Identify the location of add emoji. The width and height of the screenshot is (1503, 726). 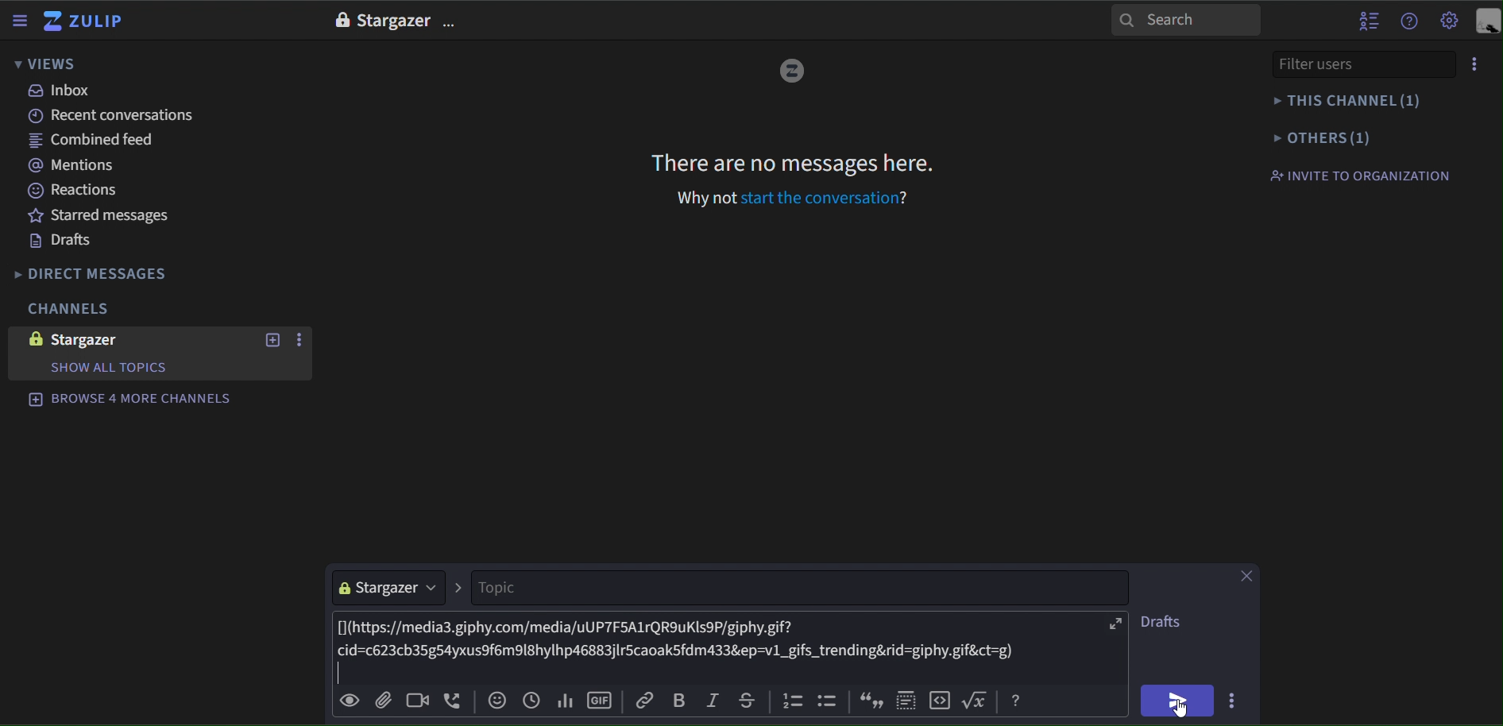
(497, 701).